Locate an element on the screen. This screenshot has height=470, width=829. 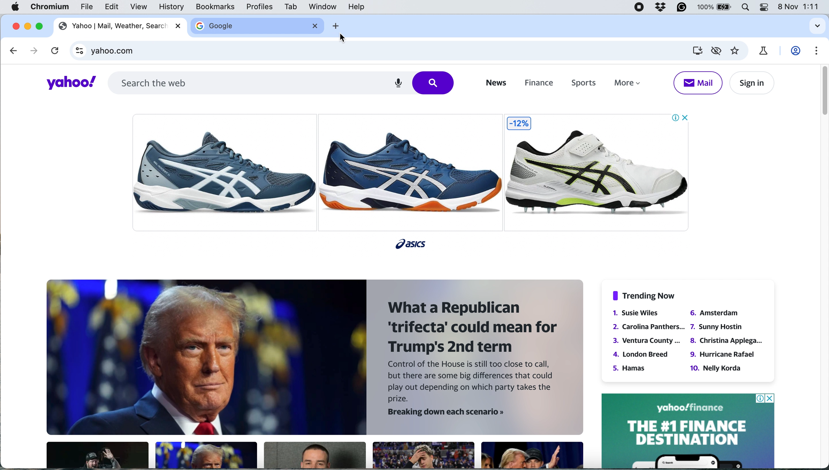
yahoo | mail, weather, search is located at coordinates (112, 27).